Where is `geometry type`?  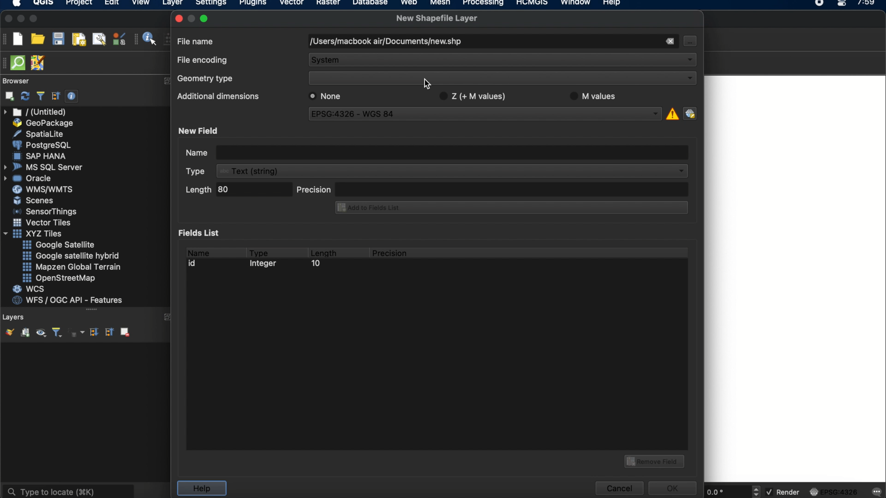
geometry type is located at coordinates (205, 79).